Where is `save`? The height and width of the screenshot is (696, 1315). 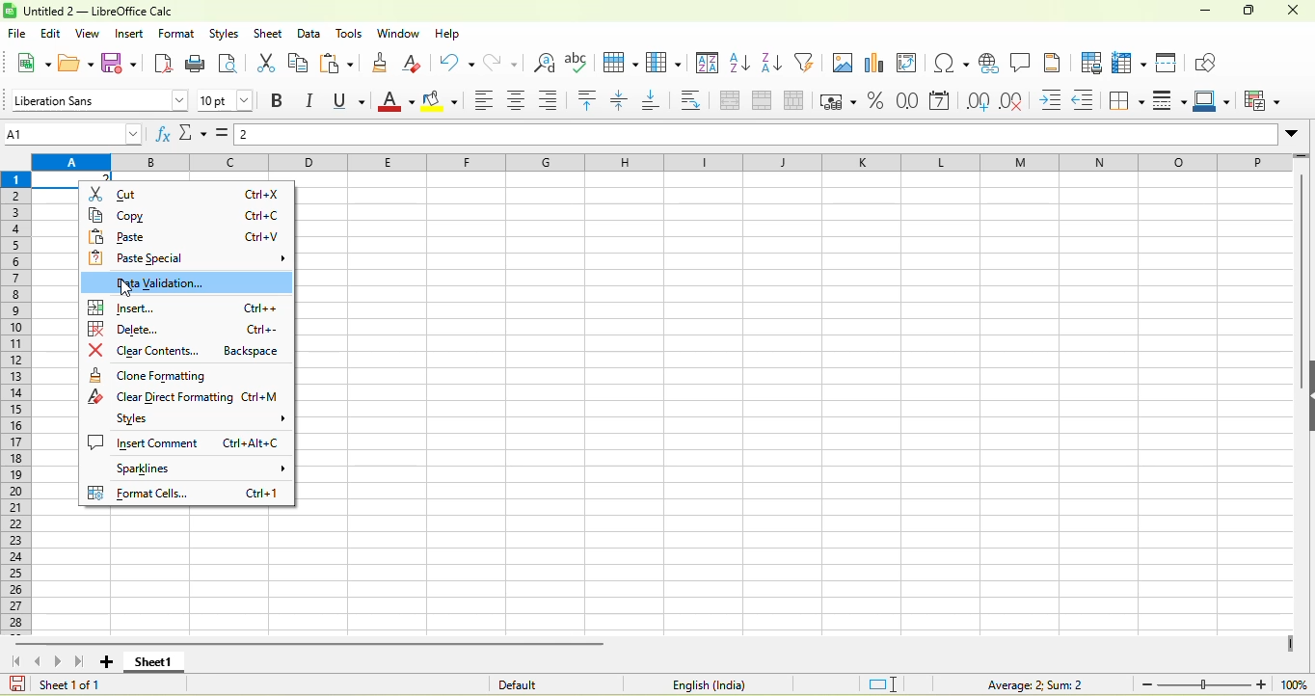 save is located at coordinates (125, 63).